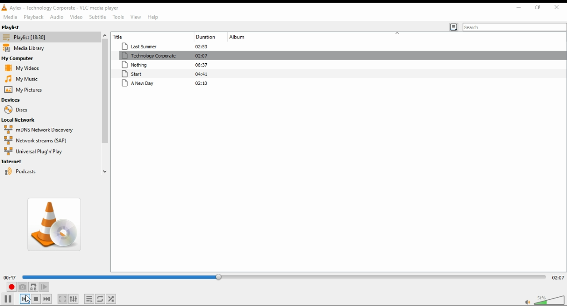  What do you see at coordinates (24, 90) in the screenshot?
I see `my pictures` at bounding box center [24, 90].